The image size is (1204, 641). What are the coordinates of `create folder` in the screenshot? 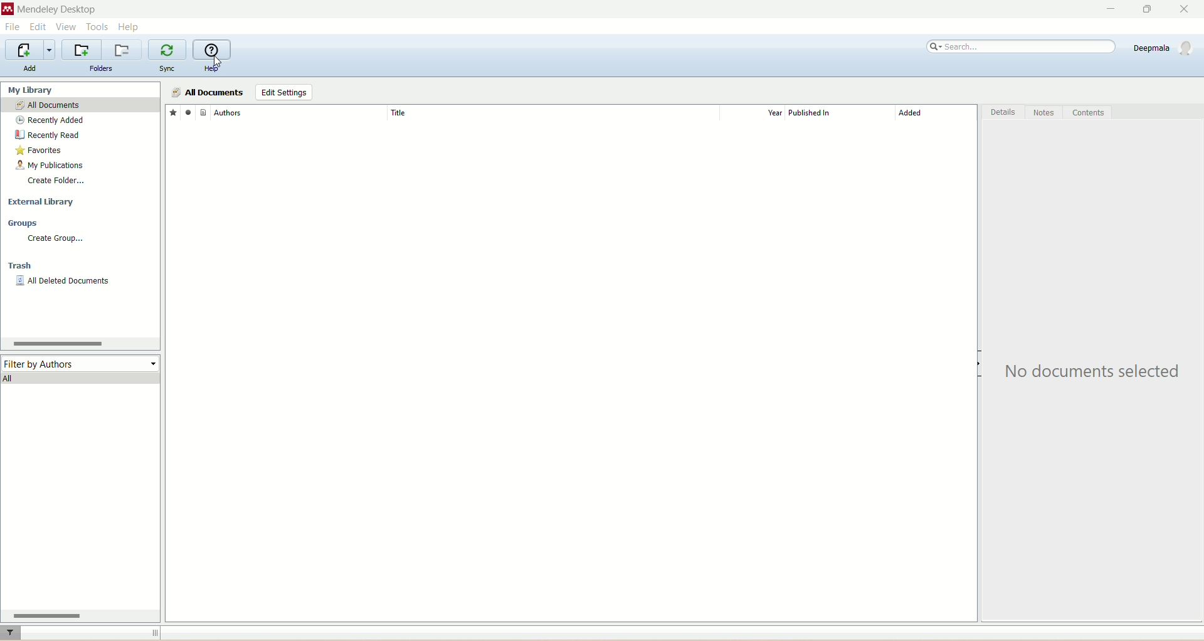 It's located at (57, 181).